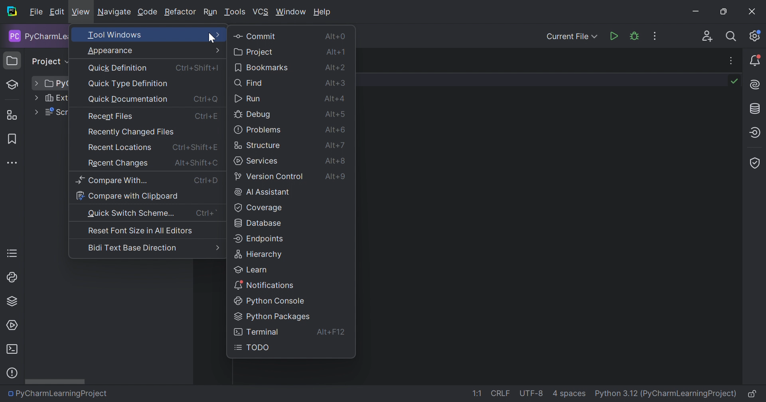 Image resolution: width=766 pixels, height=402 pixels. What do you see at coordinates (335, 144) in the screenshot?
I see `Alt+7` at bounding box center [335, 144].